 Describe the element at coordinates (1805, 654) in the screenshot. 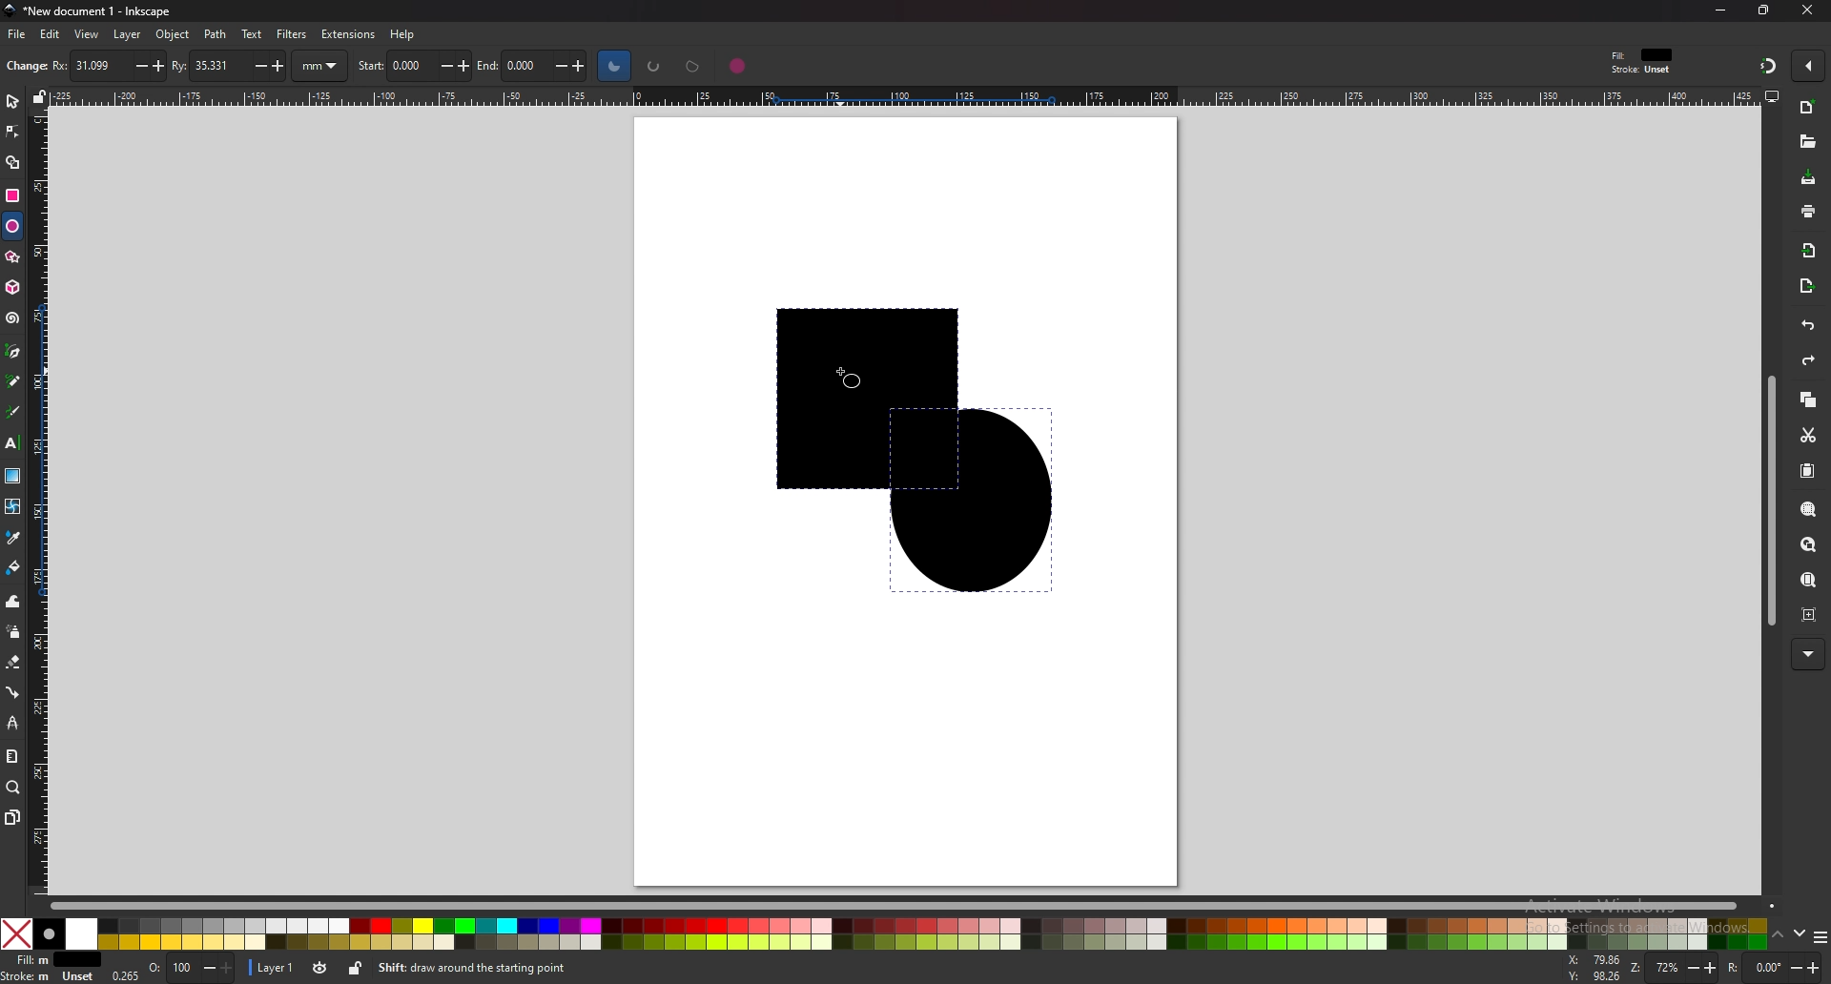

I see `more` at that location.